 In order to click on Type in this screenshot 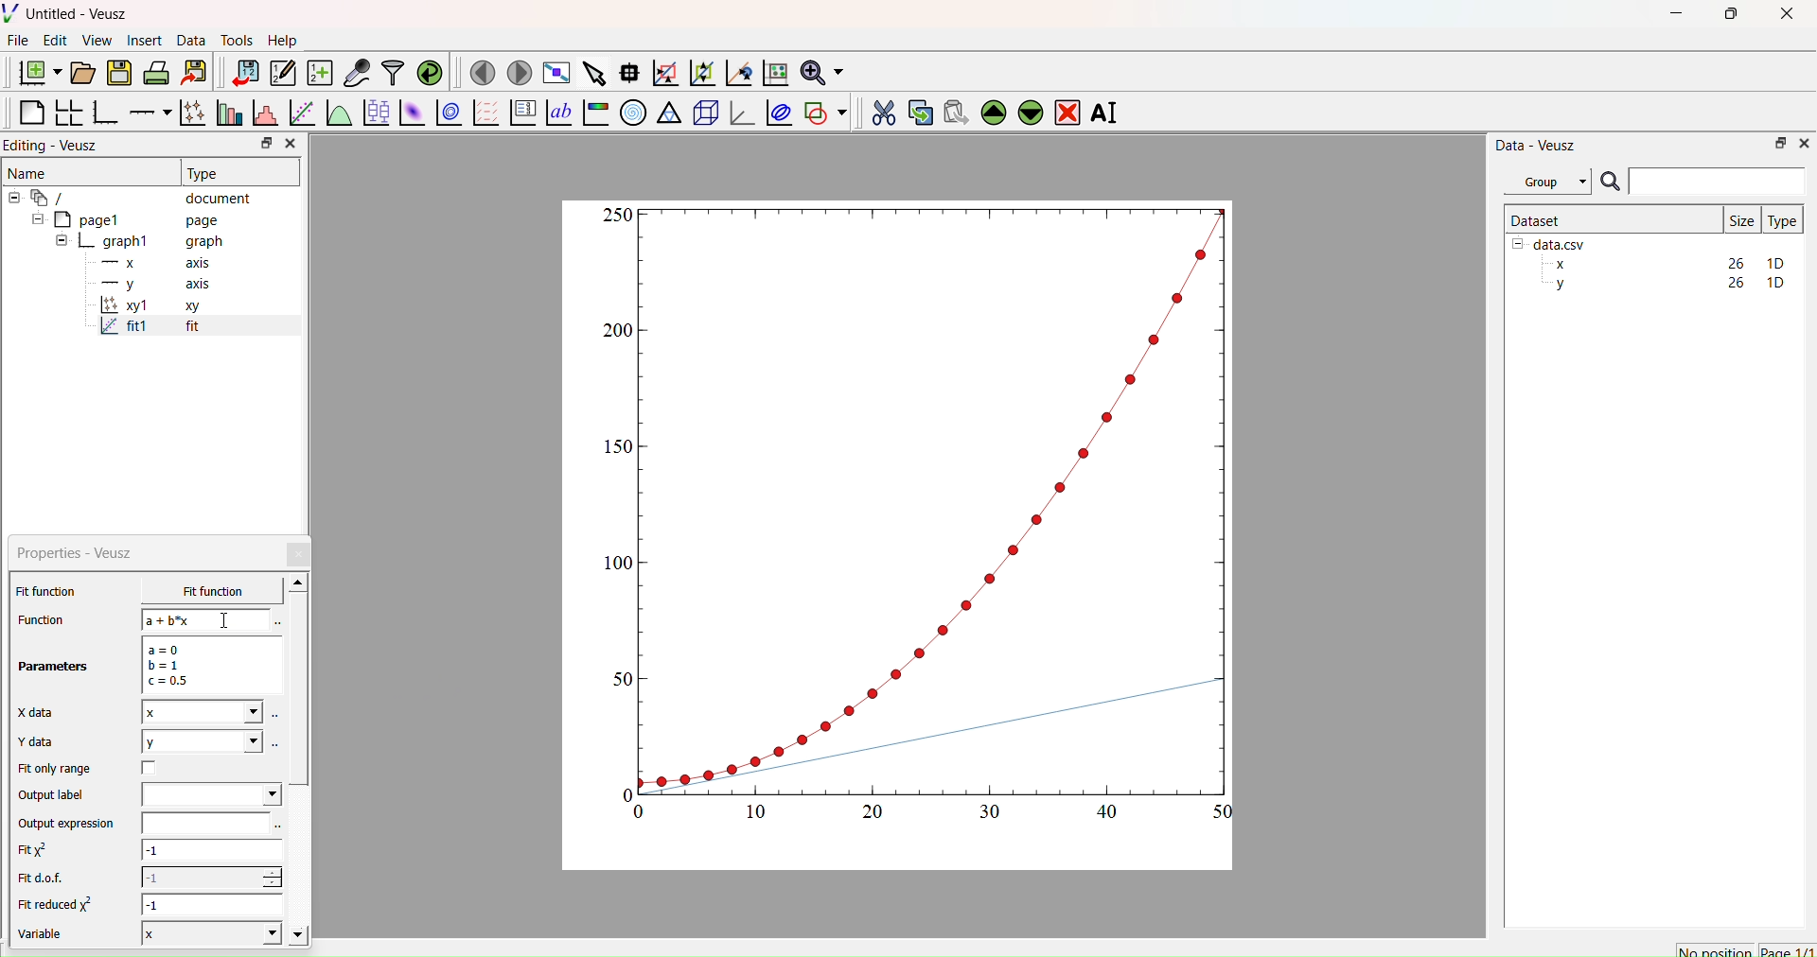, I will do `click(1782, 220)`.